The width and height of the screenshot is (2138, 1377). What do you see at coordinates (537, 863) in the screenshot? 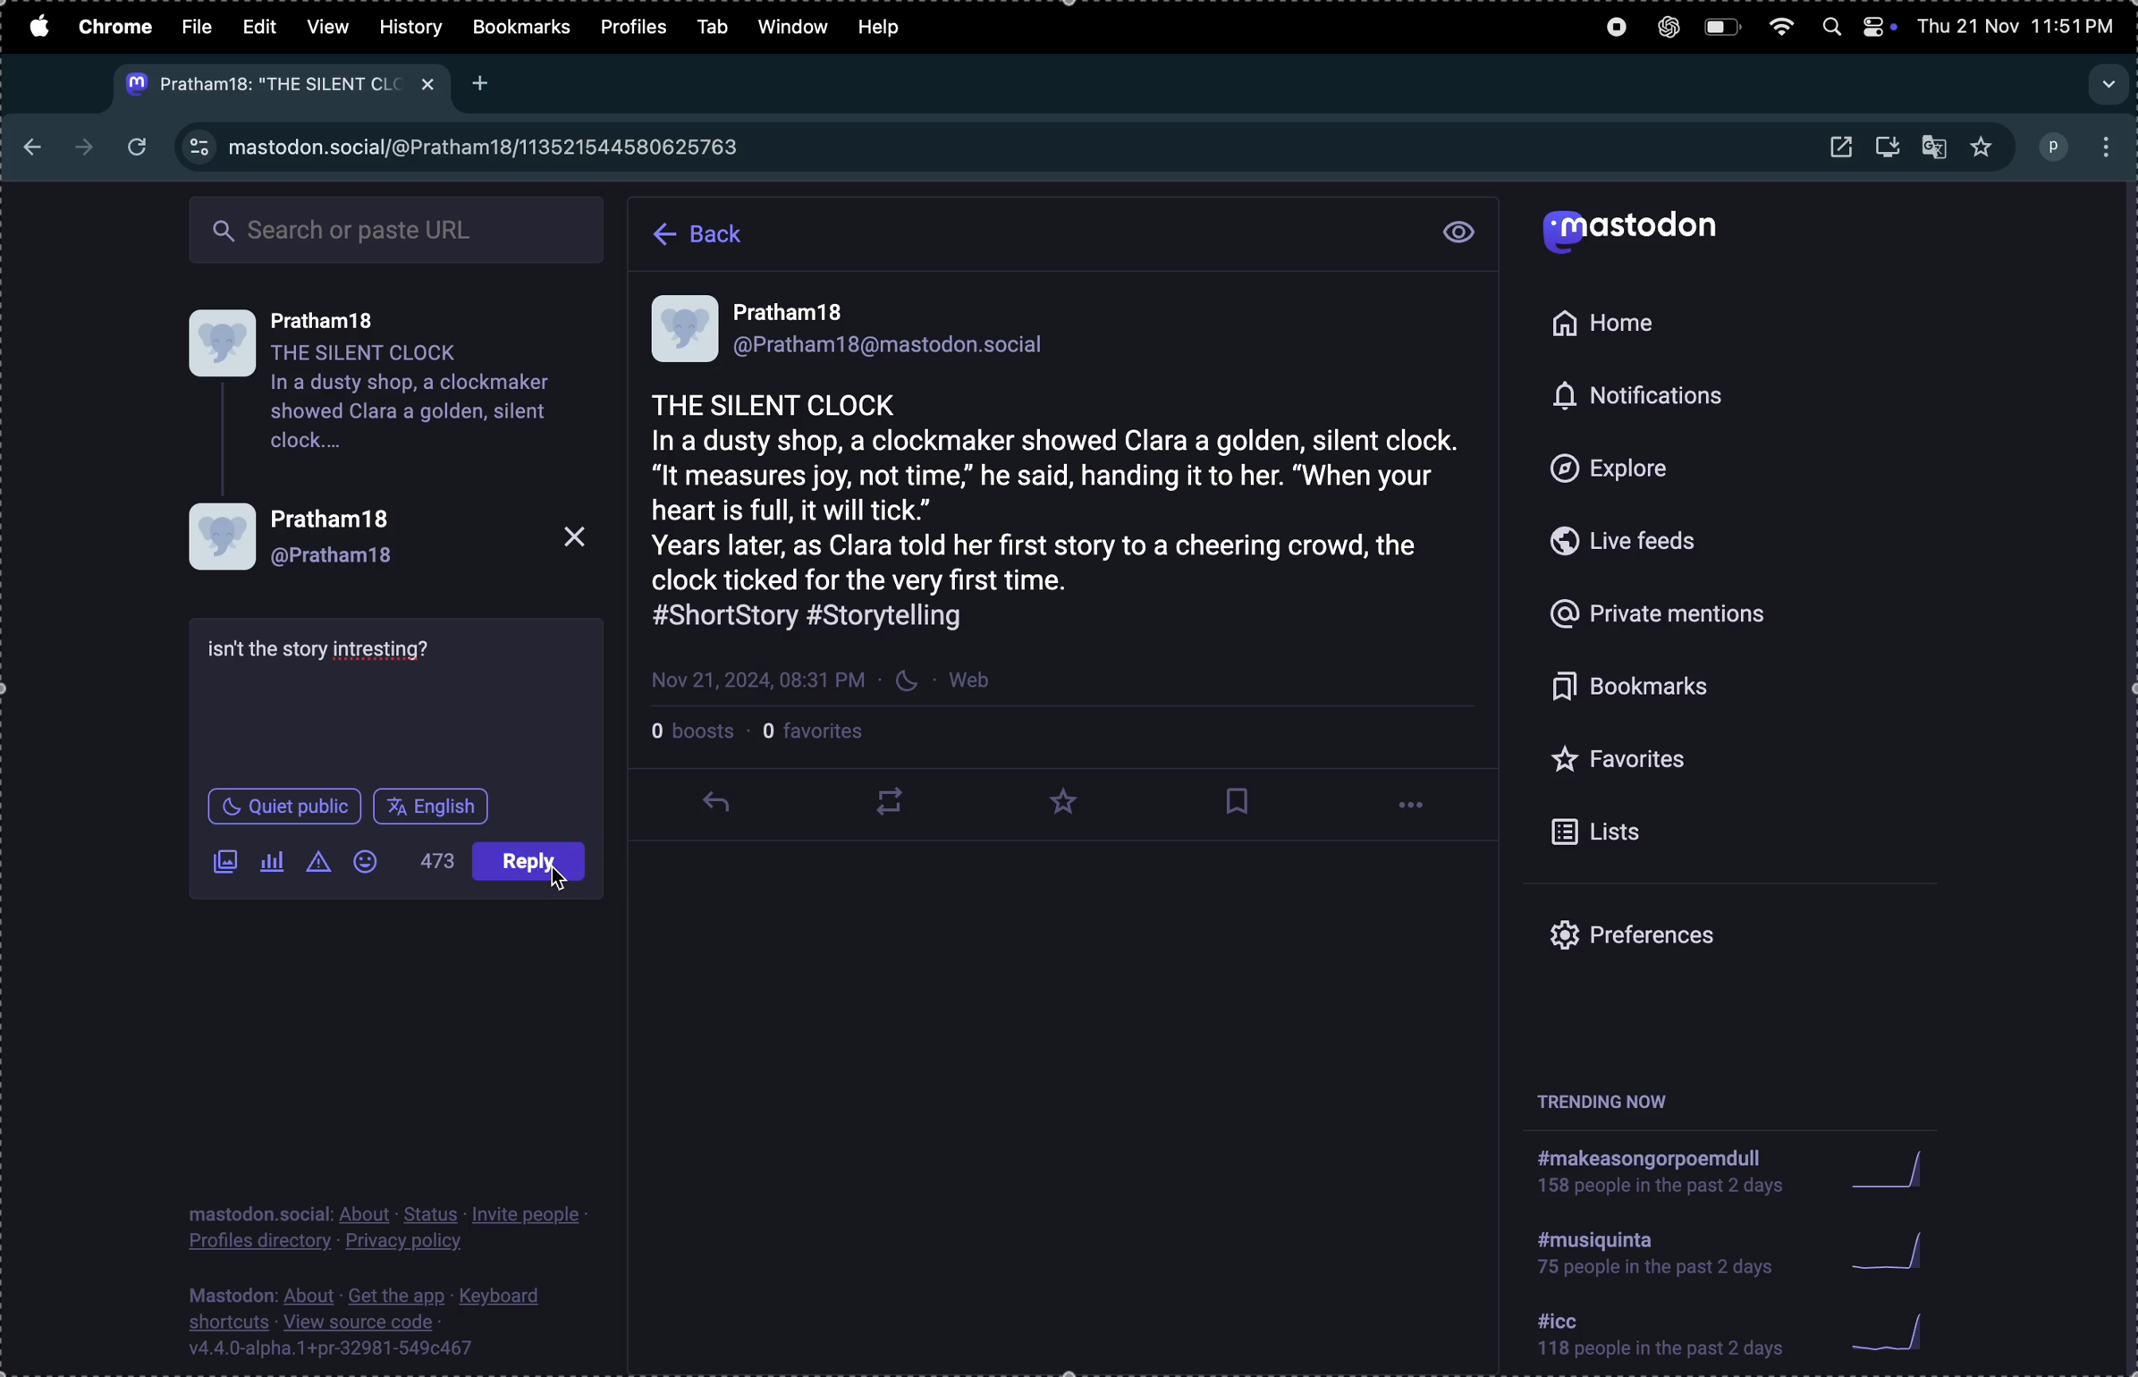
I see `language` at bounding box center [537, 863].